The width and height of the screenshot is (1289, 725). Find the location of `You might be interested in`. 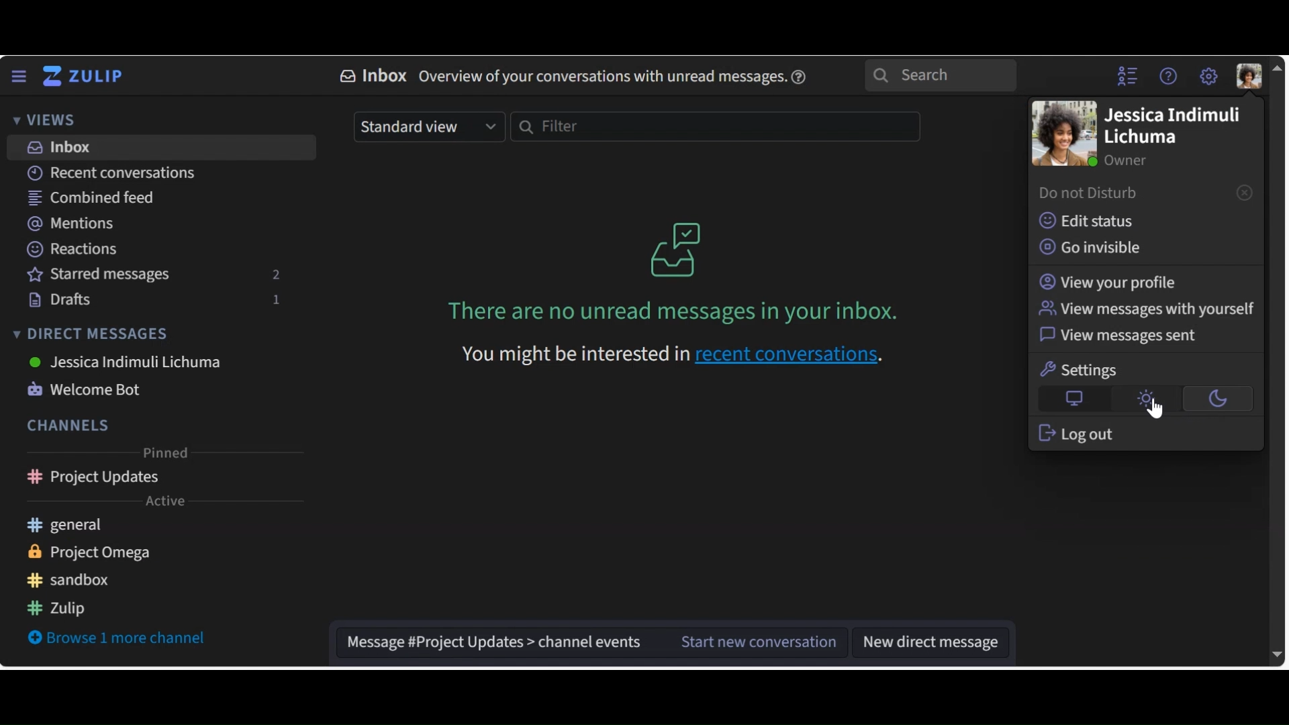

You might be interested in is located at coordinates (561, 358).